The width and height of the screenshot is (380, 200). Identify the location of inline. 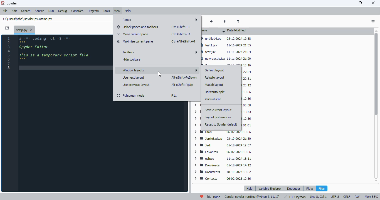
(214, 197).